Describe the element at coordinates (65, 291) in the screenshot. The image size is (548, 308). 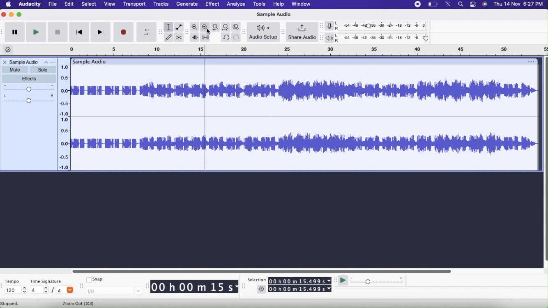
I see `4` at that location.